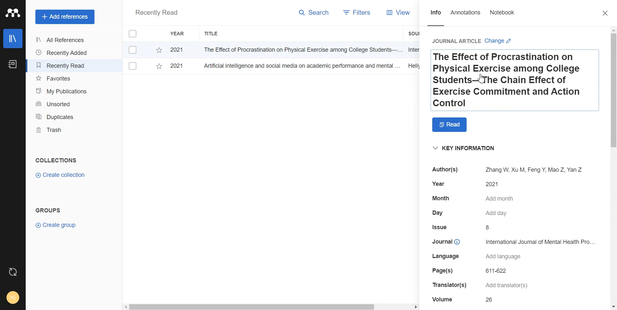 This screenshot has width=617, height=310. Describe the element at coordinates (485, 80) in the screenshot. I see `Cursor` at that location.